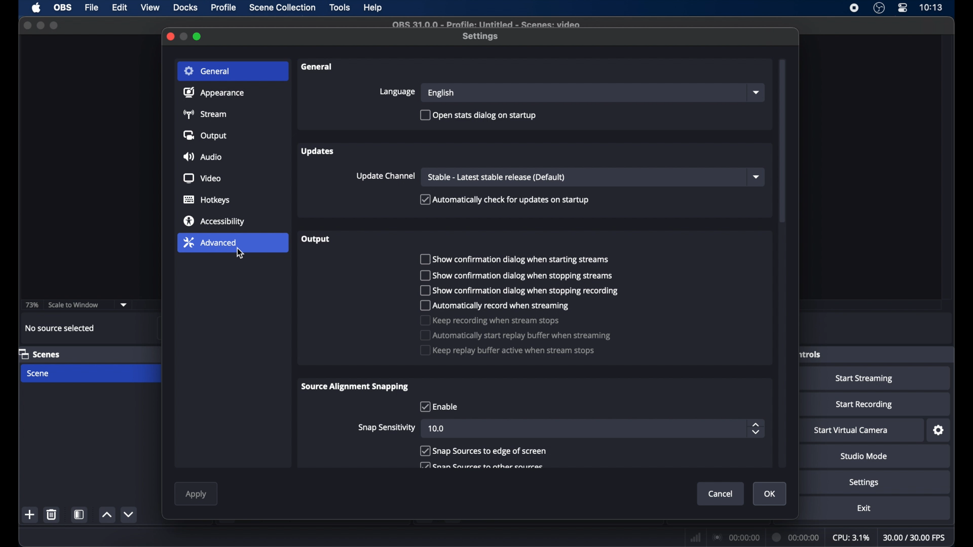  I want to click on Automatically check for updates on startup, so click(504, 200).